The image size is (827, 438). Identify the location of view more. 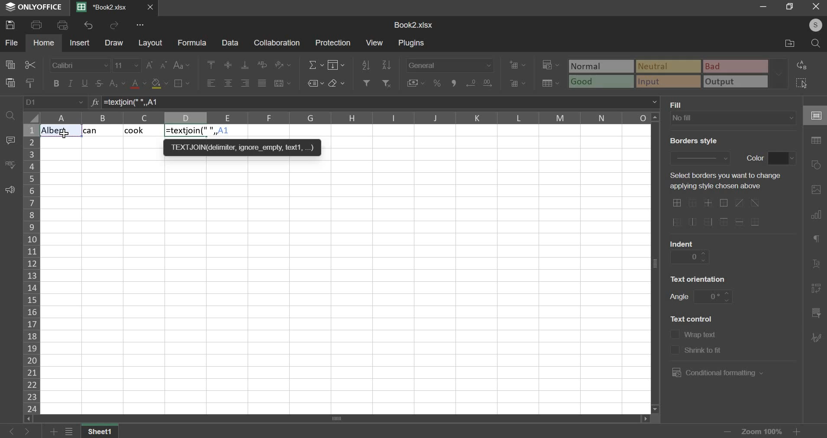
(141, 25).